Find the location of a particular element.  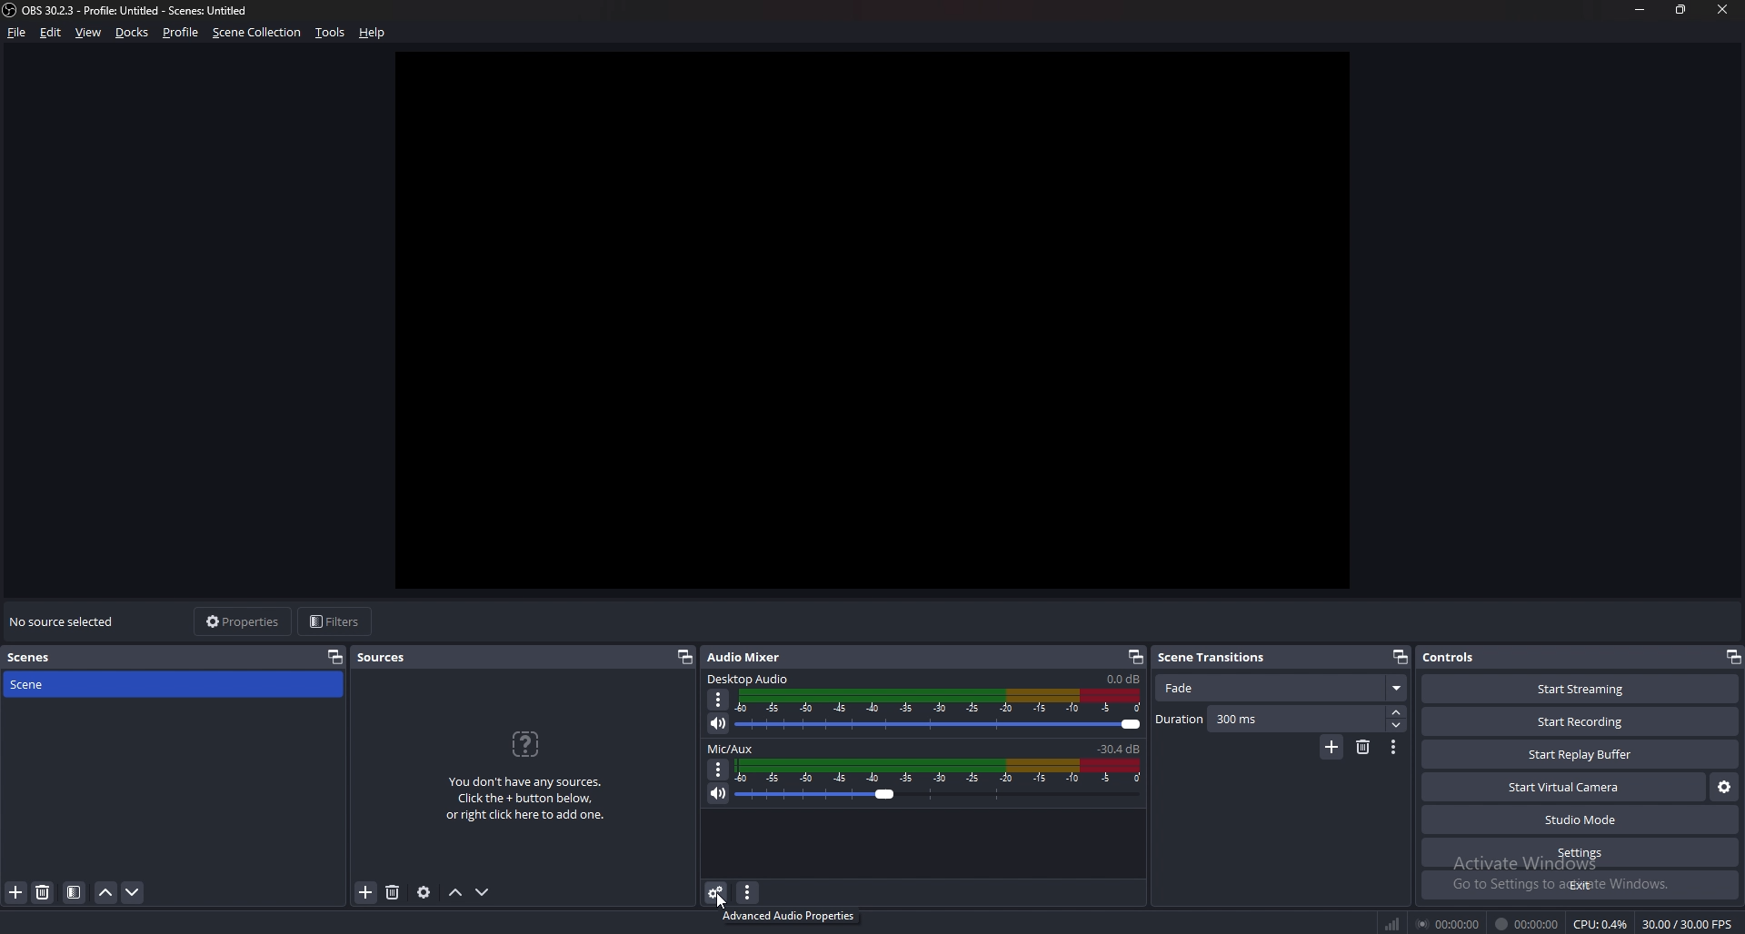

configure virtual camera is located at coordinates (1722, 788).